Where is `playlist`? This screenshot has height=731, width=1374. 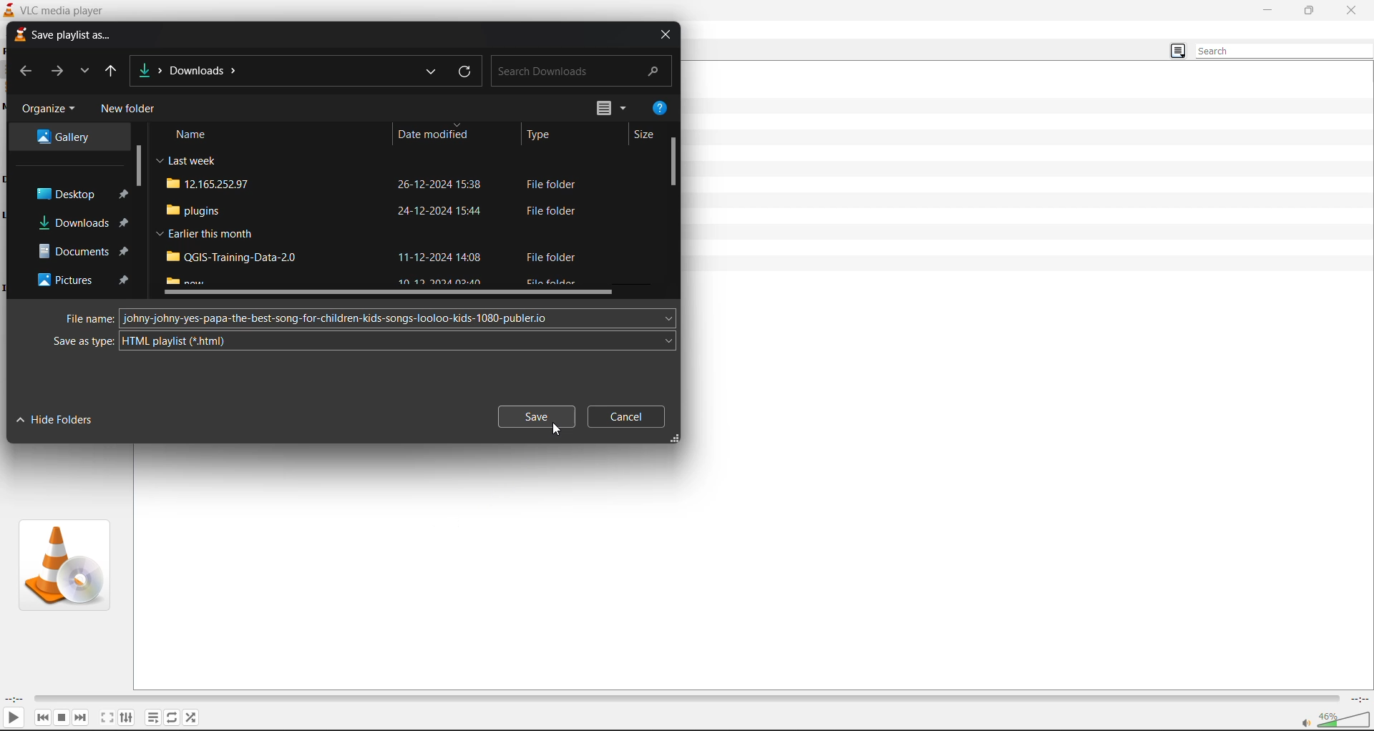
playlist is located at coordinates (153, 718).